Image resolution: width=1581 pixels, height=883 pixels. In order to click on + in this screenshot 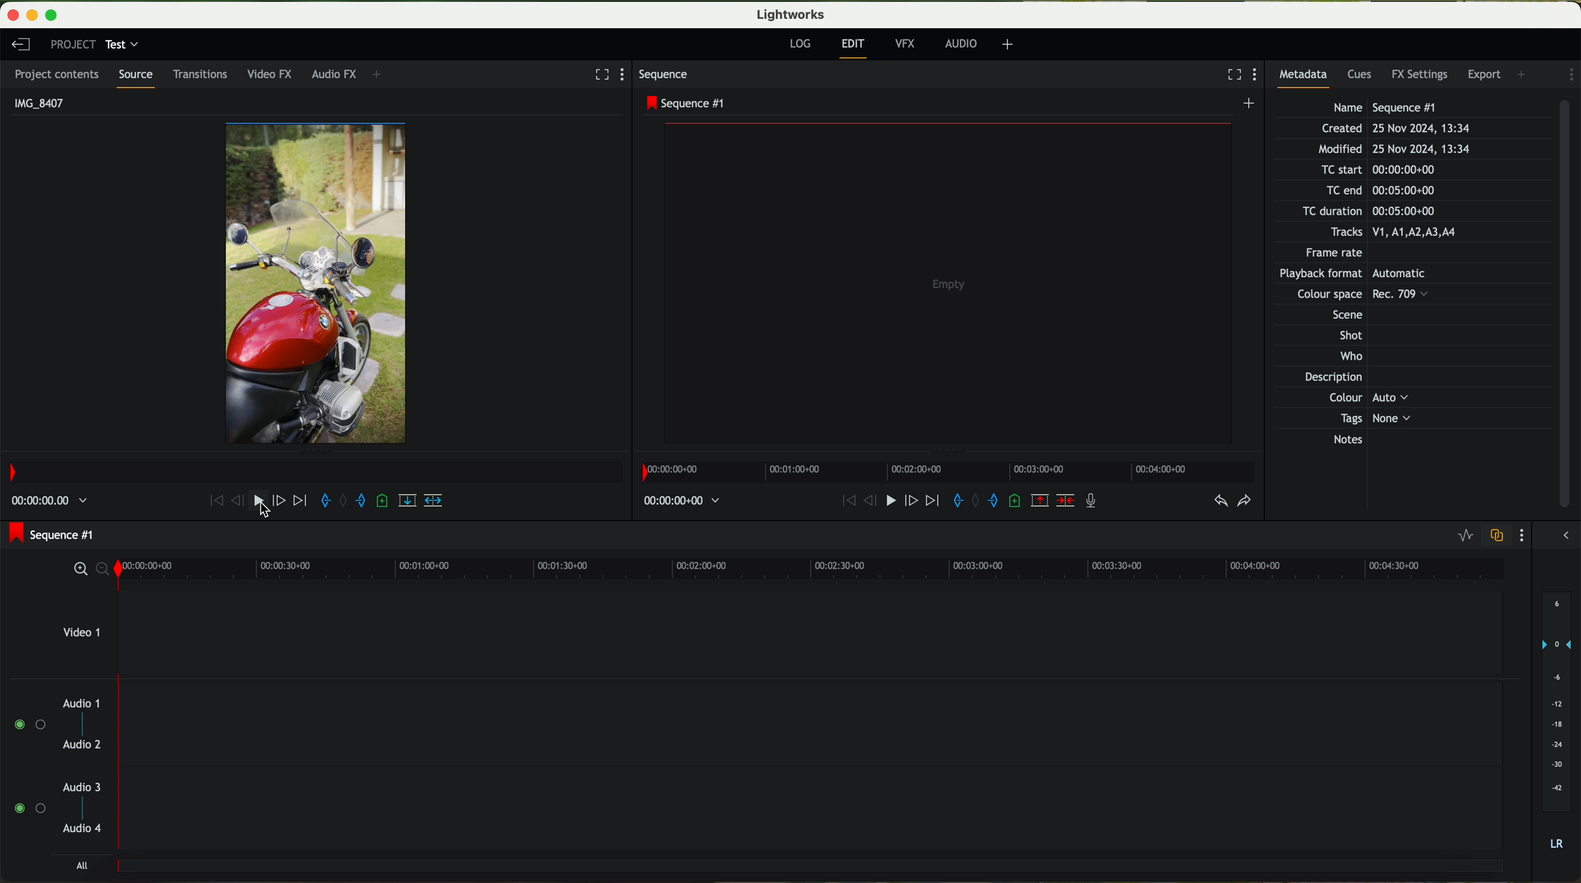, I will do `click(1008, 46)`.